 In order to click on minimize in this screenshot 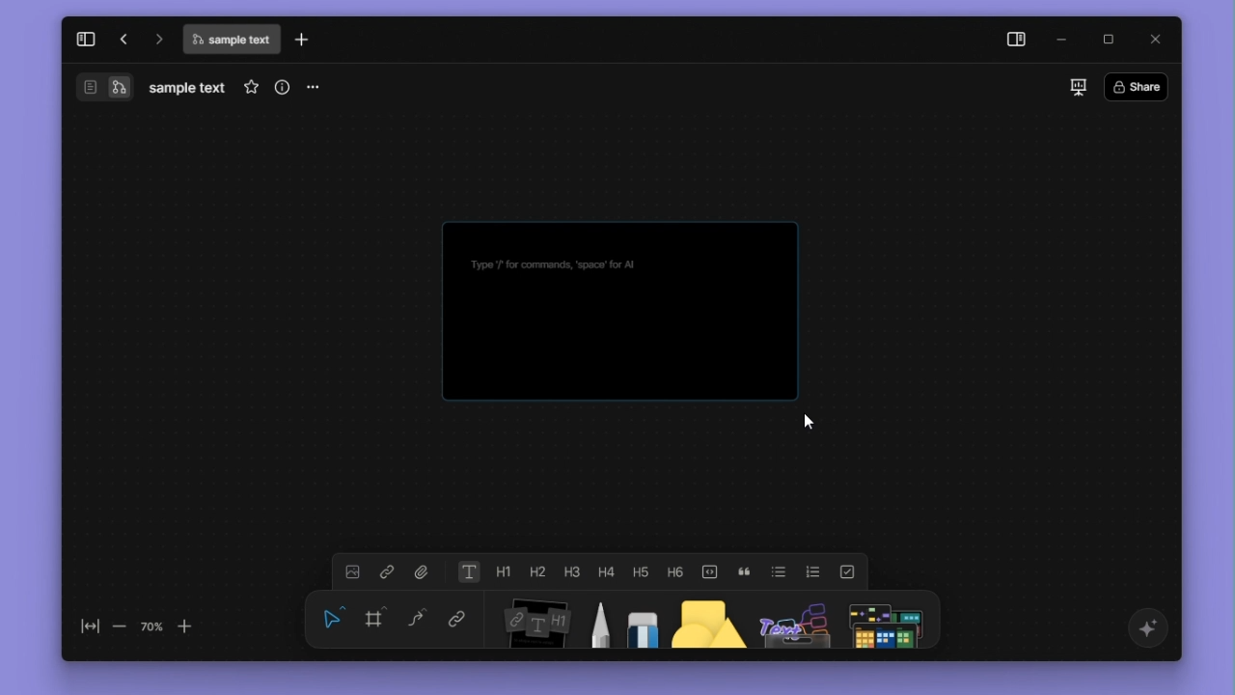, I will do `click(1066, 39)`.